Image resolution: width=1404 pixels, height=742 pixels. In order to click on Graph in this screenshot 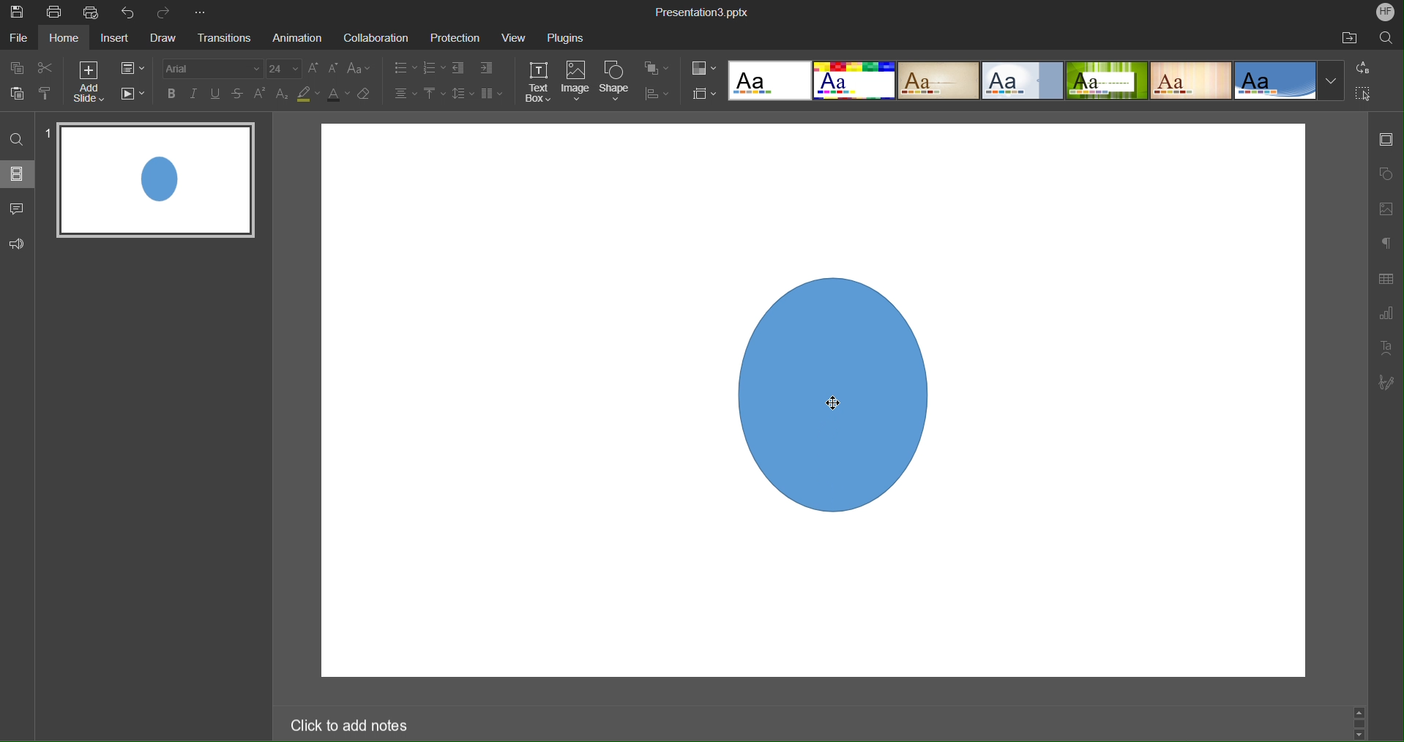, I will do `click(1386, 313)`.